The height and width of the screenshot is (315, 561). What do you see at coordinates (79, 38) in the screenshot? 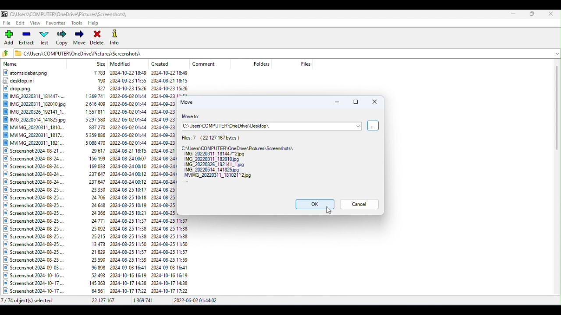
I see `Move` at bounding box center [79, 38].